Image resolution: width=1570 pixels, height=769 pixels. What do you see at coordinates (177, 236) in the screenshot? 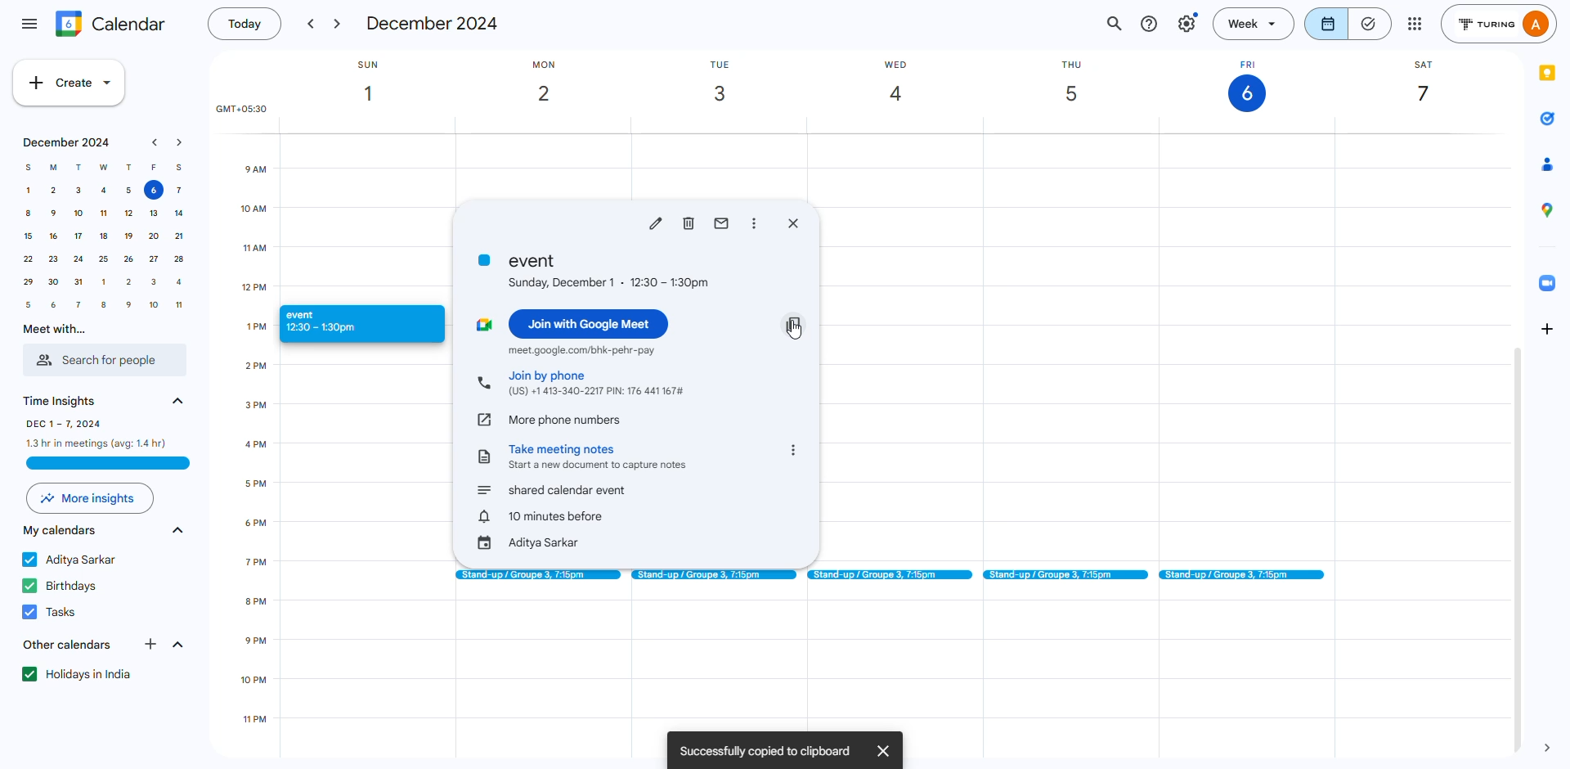
I see `21` at bounding box center [177, 236].